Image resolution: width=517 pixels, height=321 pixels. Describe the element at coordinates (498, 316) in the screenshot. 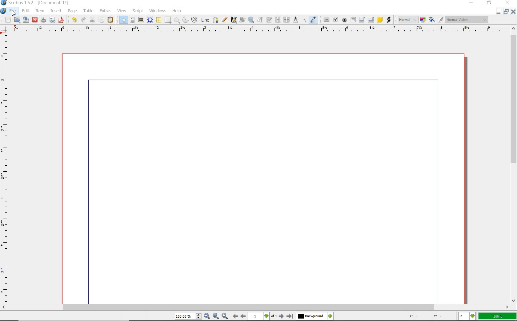

I see `zoom factor` at that location.